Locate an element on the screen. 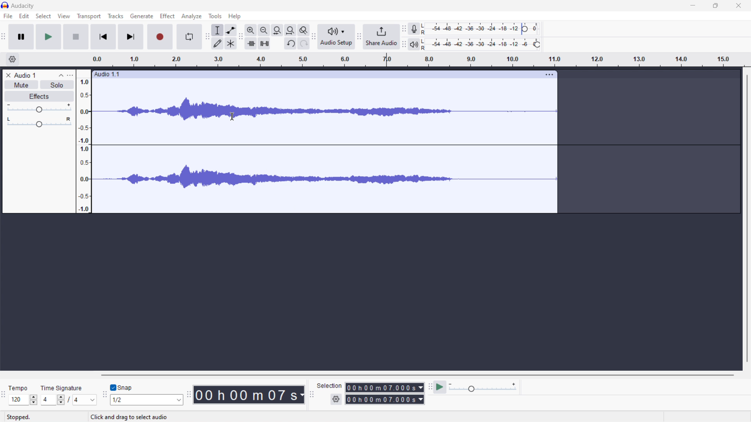 The height and width of the screenshot is (422, 751). horizontal scrollbar is located at coordinates (419, 375).